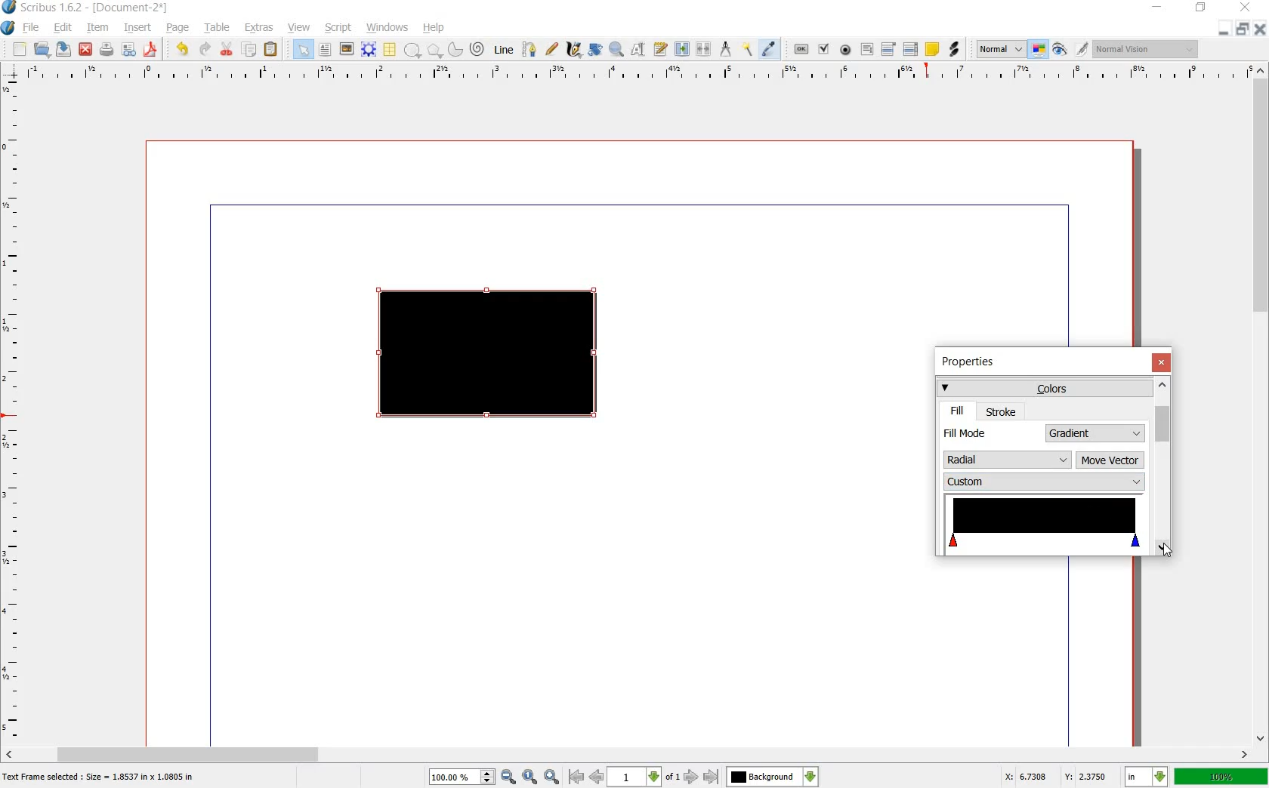  Describe the element at coordinates (250, 50) in the screenshot. I see `copy` at that location.